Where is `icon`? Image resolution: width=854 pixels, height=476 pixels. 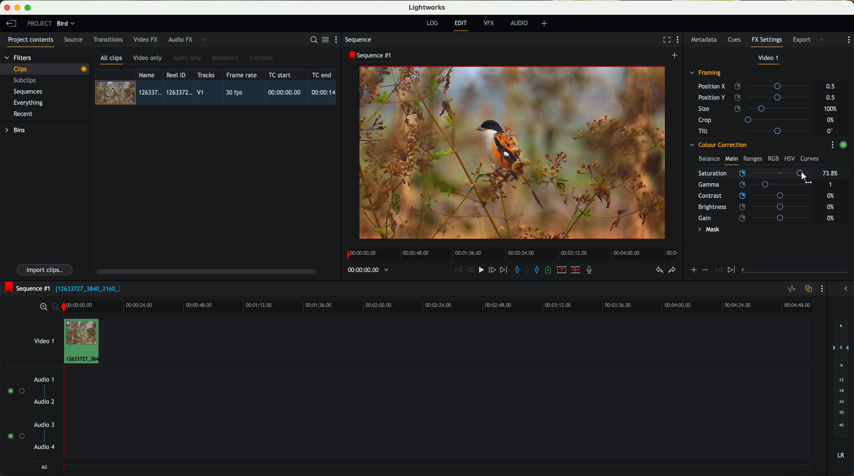
icon is located at coordinates (717, 270).